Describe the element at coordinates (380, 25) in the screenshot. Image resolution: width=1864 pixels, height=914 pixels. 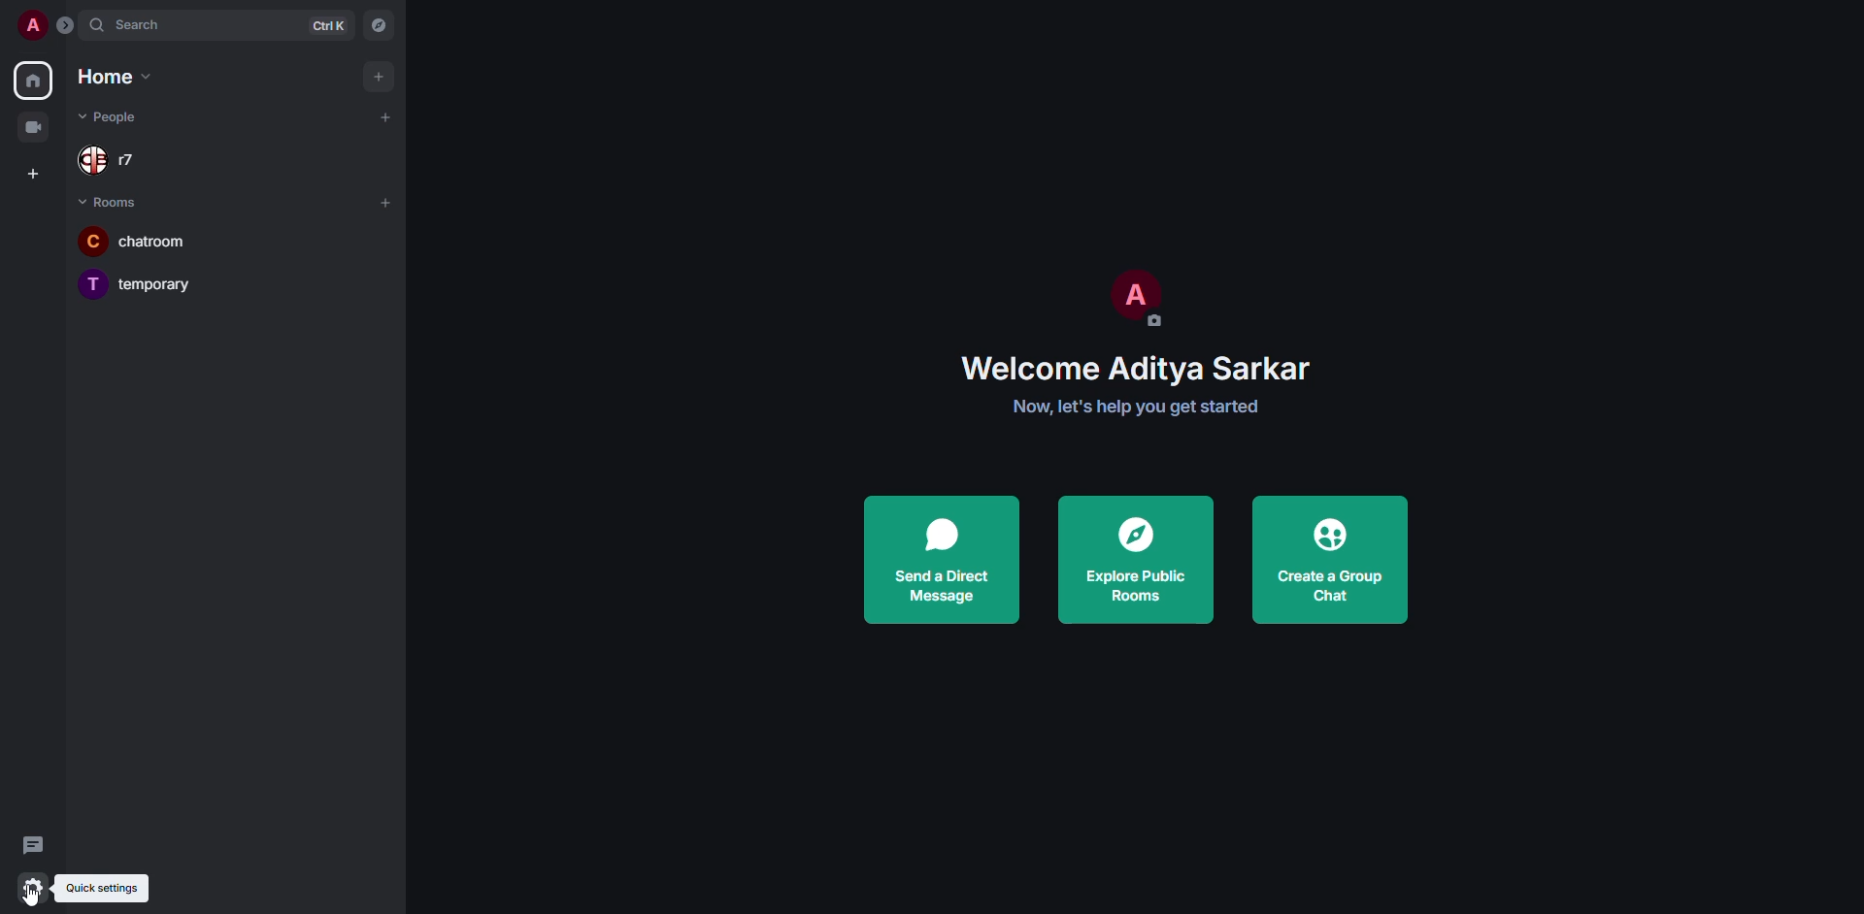
I see `navigator` at that location.